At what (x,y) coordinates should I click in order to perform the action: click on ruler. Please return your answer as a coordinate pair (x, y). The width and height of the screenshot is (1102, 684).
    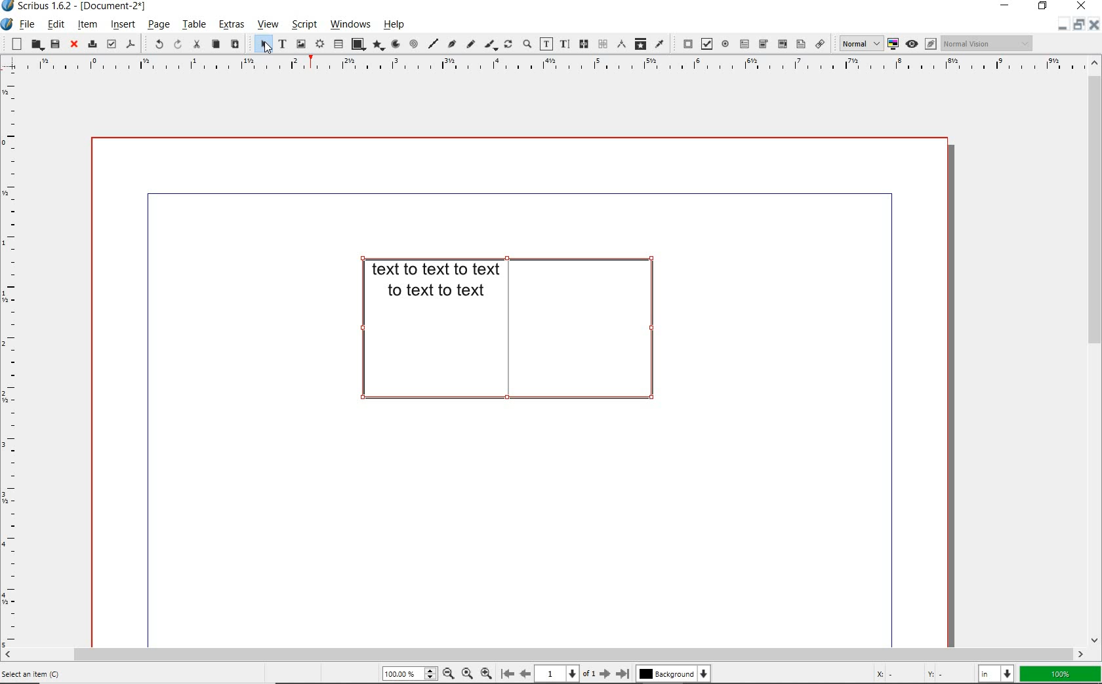
    Looking at the image, I should click on (14, 360).